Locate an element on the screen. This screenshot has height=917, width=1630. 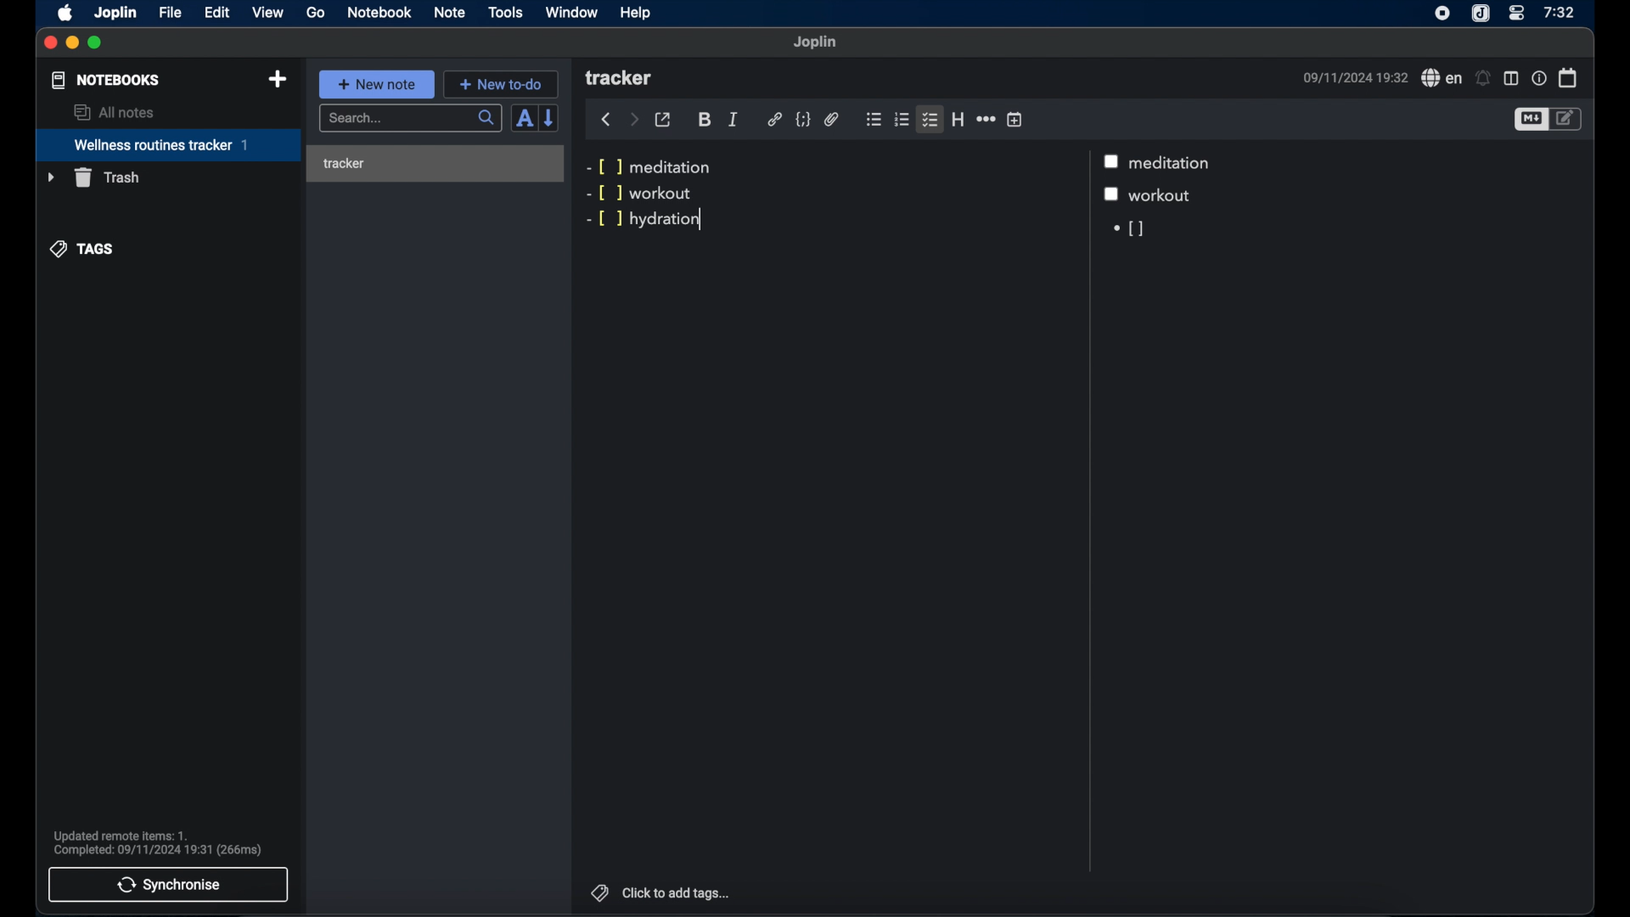
toggle editor layout is located at coordinates (1510, 78).